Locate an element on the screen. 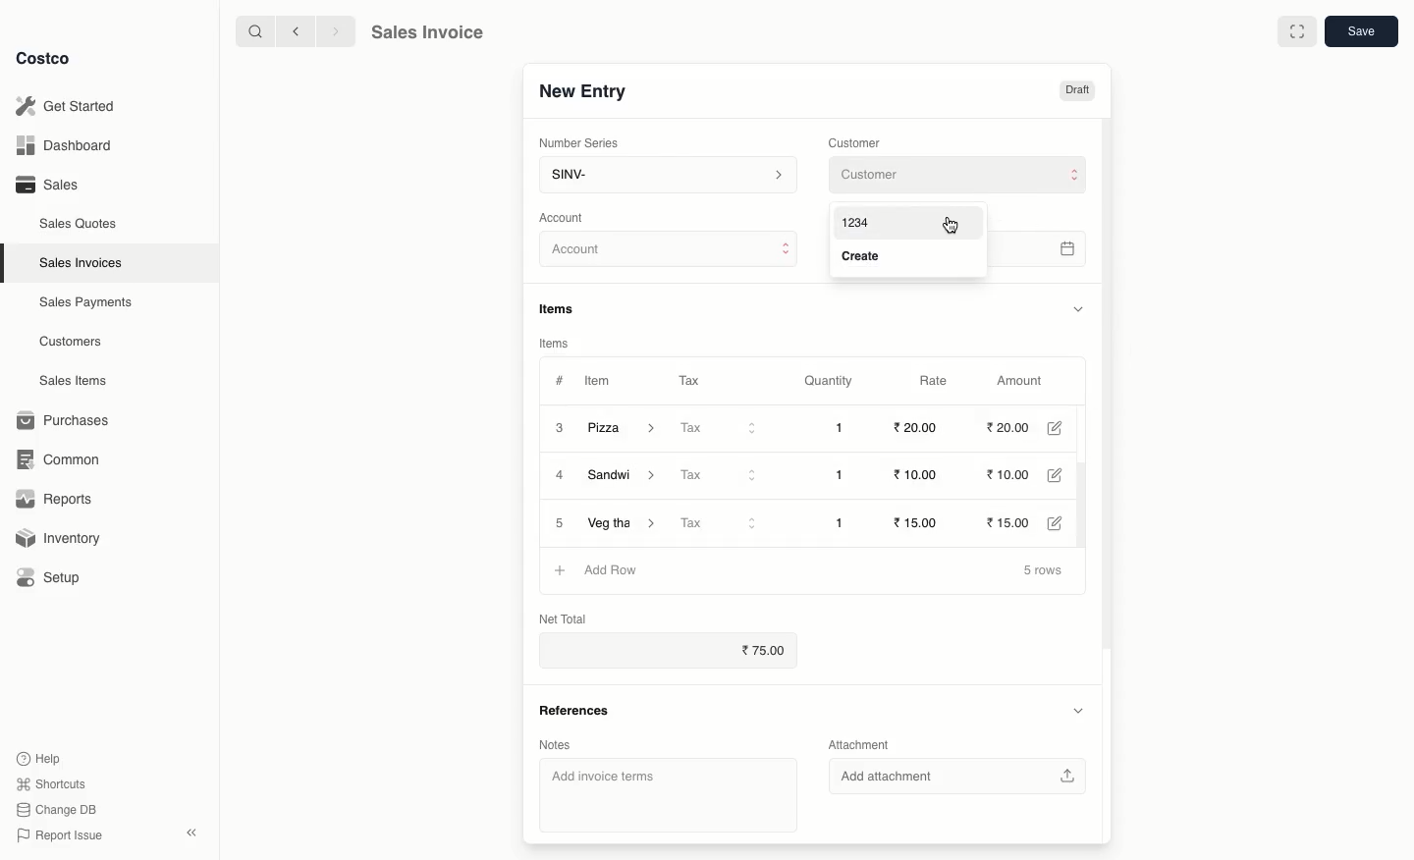  ‘Add attachment is located at coordinates (963, 778).